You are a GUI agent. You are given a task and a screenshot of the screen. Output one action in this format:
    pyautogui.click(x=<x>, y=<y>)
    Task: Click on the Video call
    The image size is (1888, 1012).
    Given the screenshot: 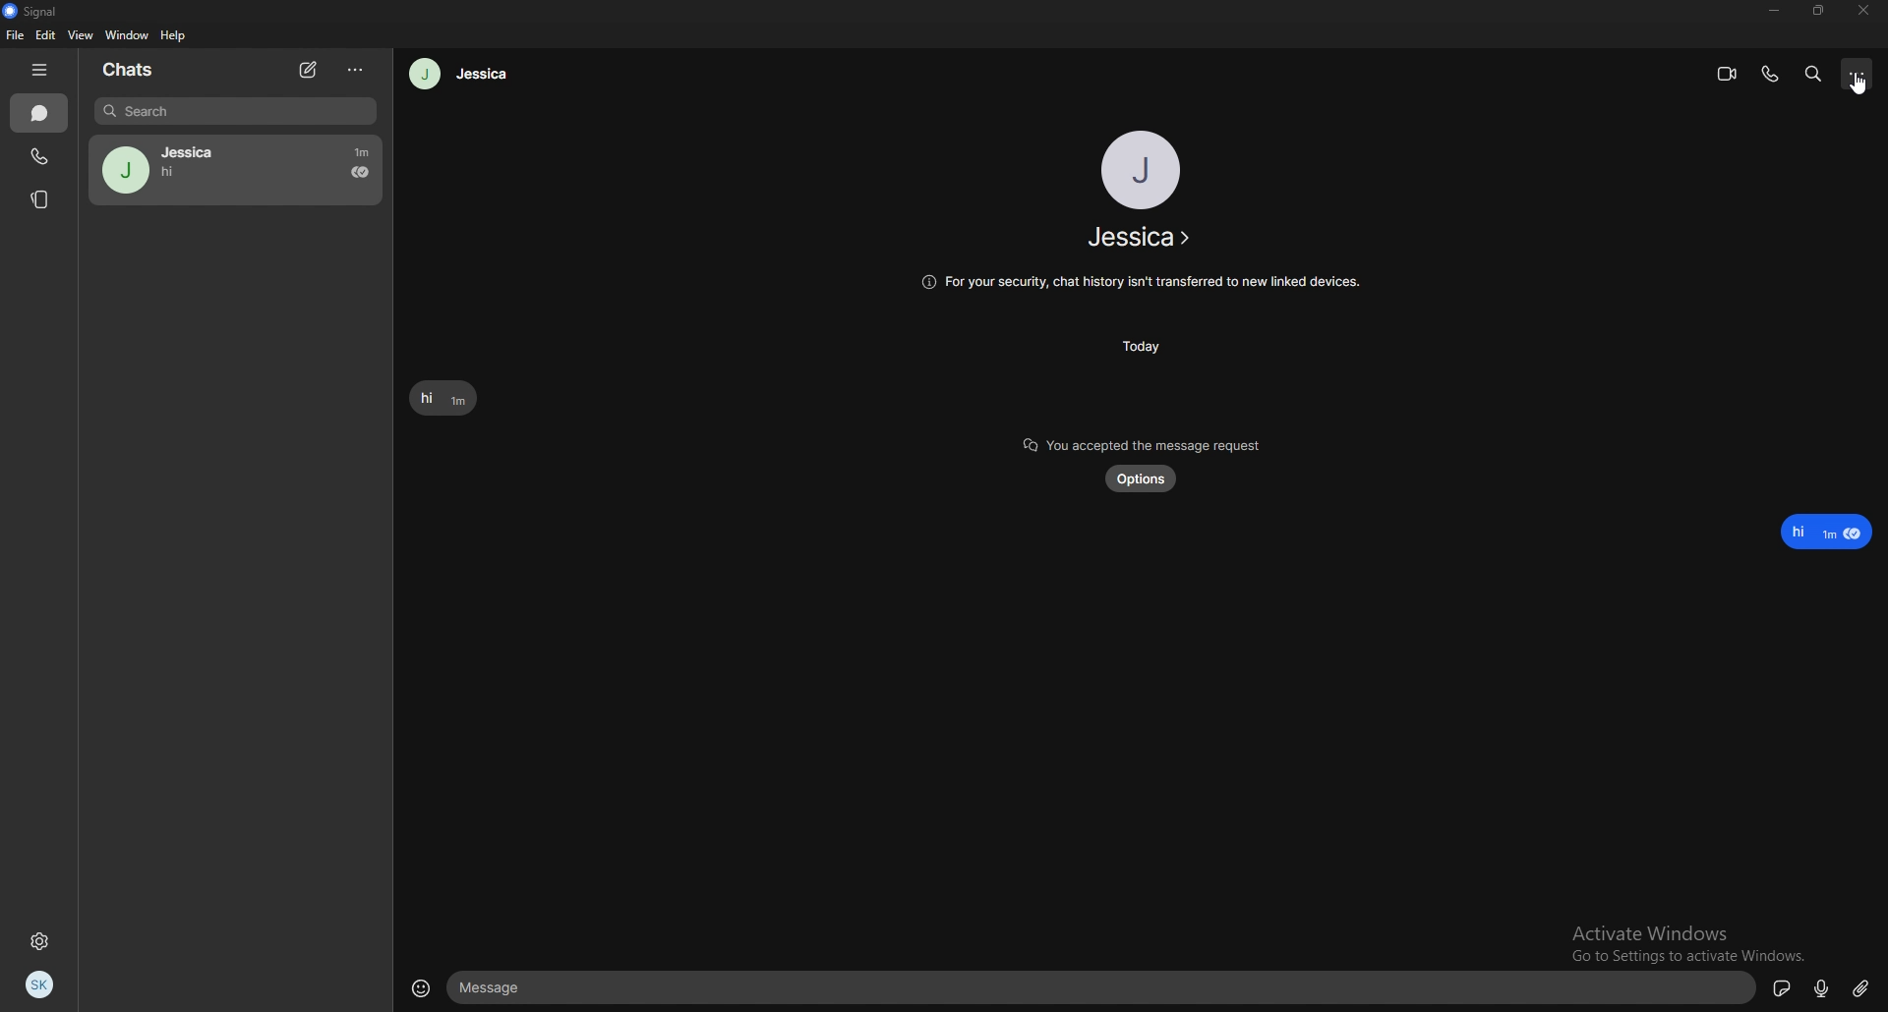 What is the action you would take?
    pyautogui.click(x=1728, y=75)
    